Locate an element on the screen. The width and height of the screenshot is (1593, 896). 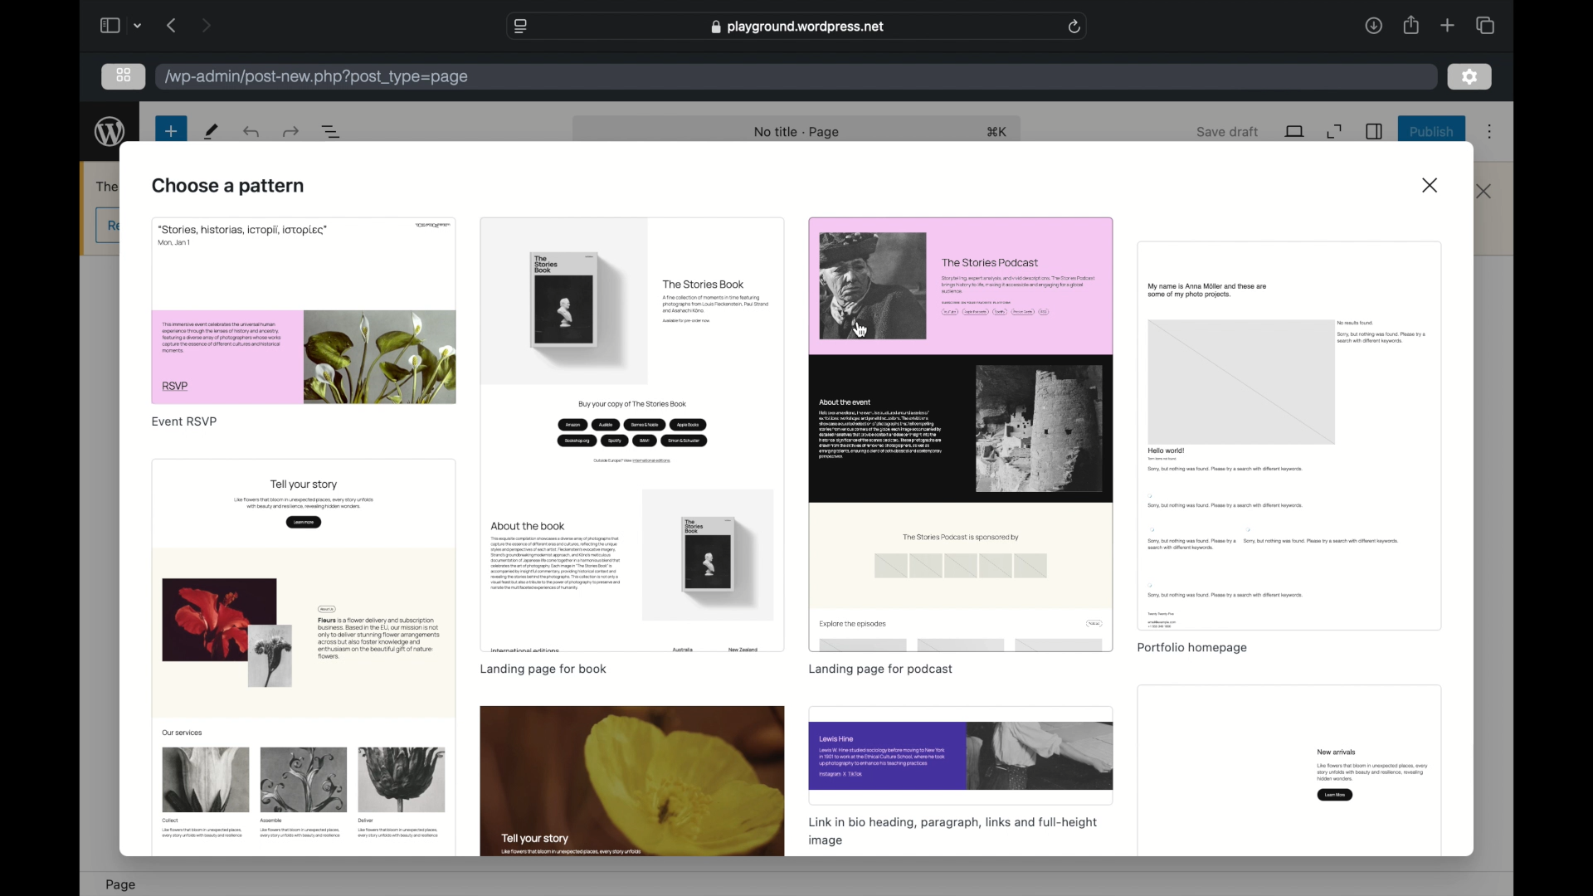
document overview is located at coordinates (332, 132).